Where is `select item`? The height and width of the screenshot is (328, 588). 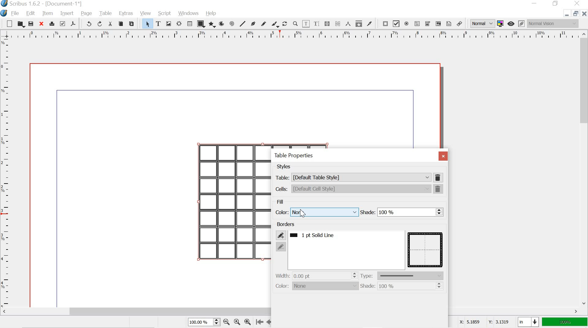 select item is located at coordinates (147, 24).